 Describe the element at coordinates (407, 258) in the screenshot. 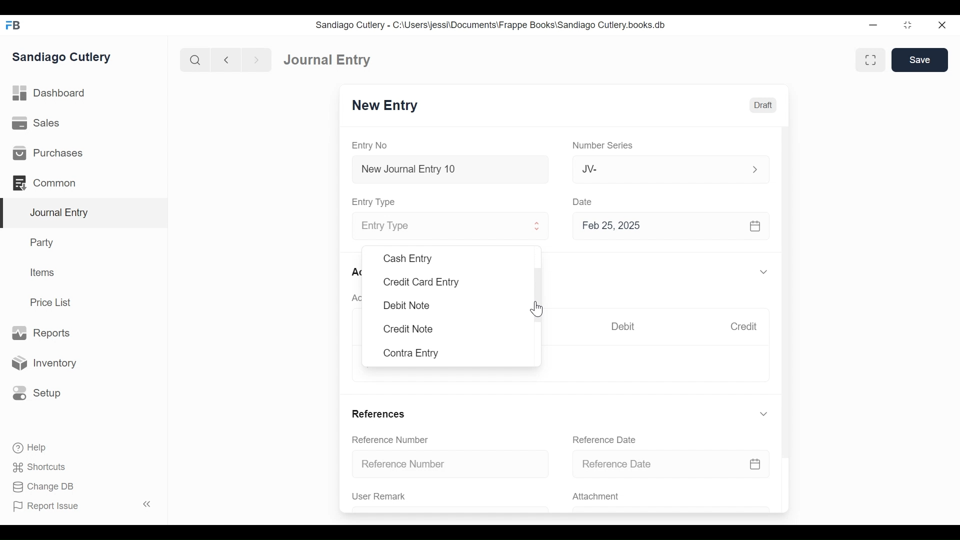

I see `Cash Entry` at that location.